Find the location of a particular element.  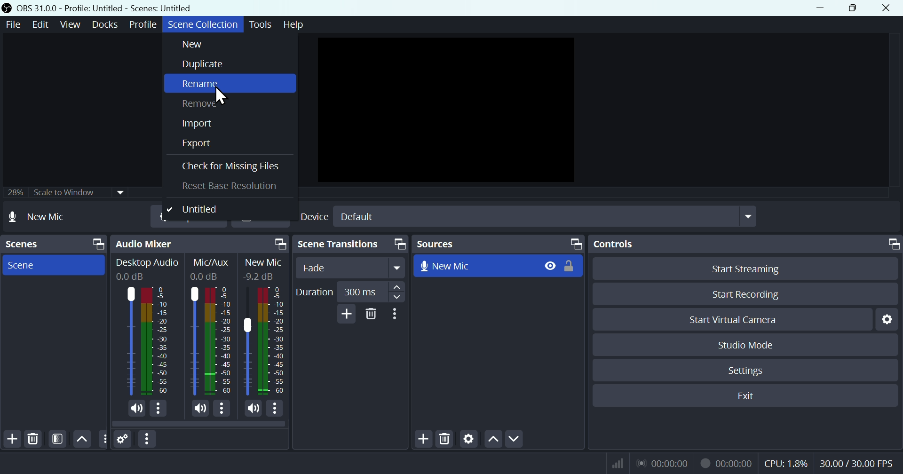

Default is located at coordinates (555, 215).